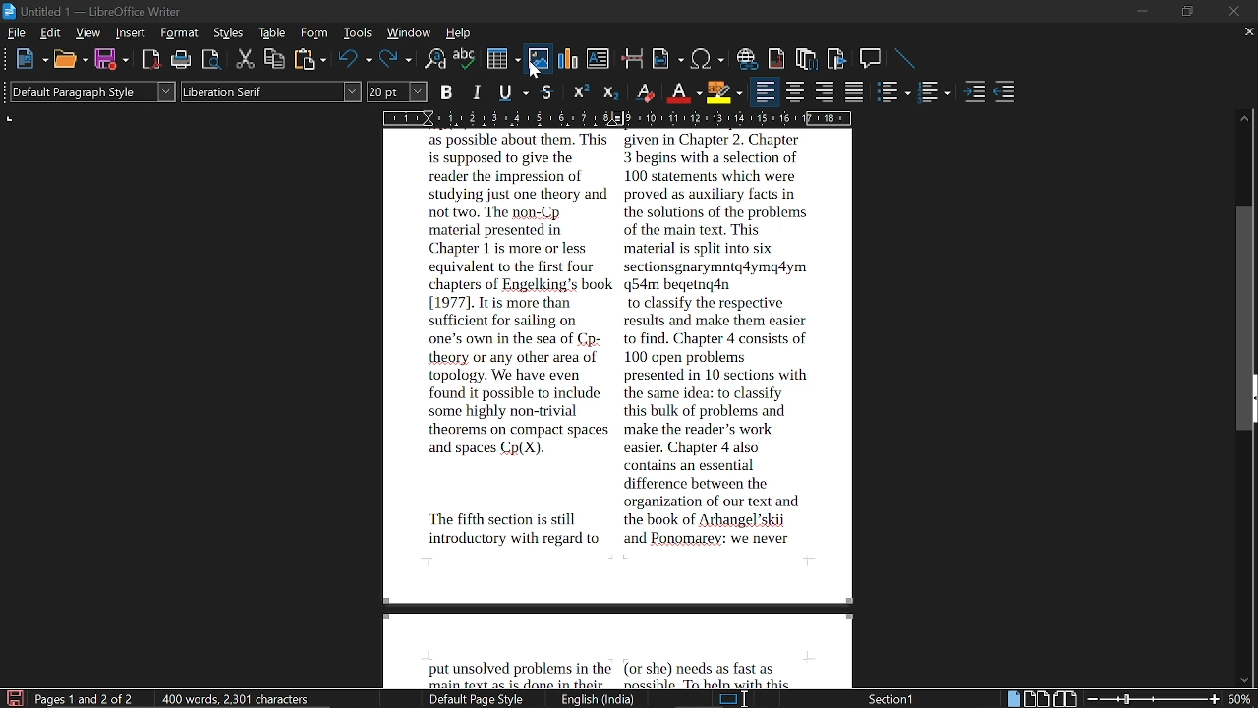 The image size is (1258, 708). What do you see at coordinates (309, 60) in the screenshot?
I see `paste` at bounding box center [309, 60].